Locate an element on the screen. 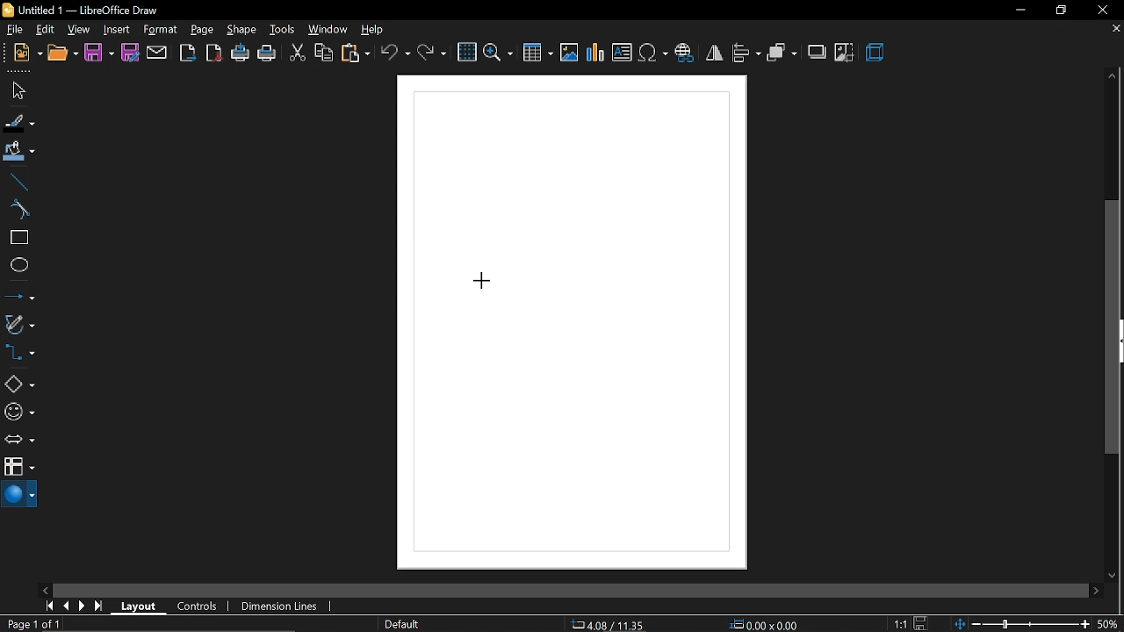 The image size is (1124, 632). shadow is located at coordinates (817, 54).